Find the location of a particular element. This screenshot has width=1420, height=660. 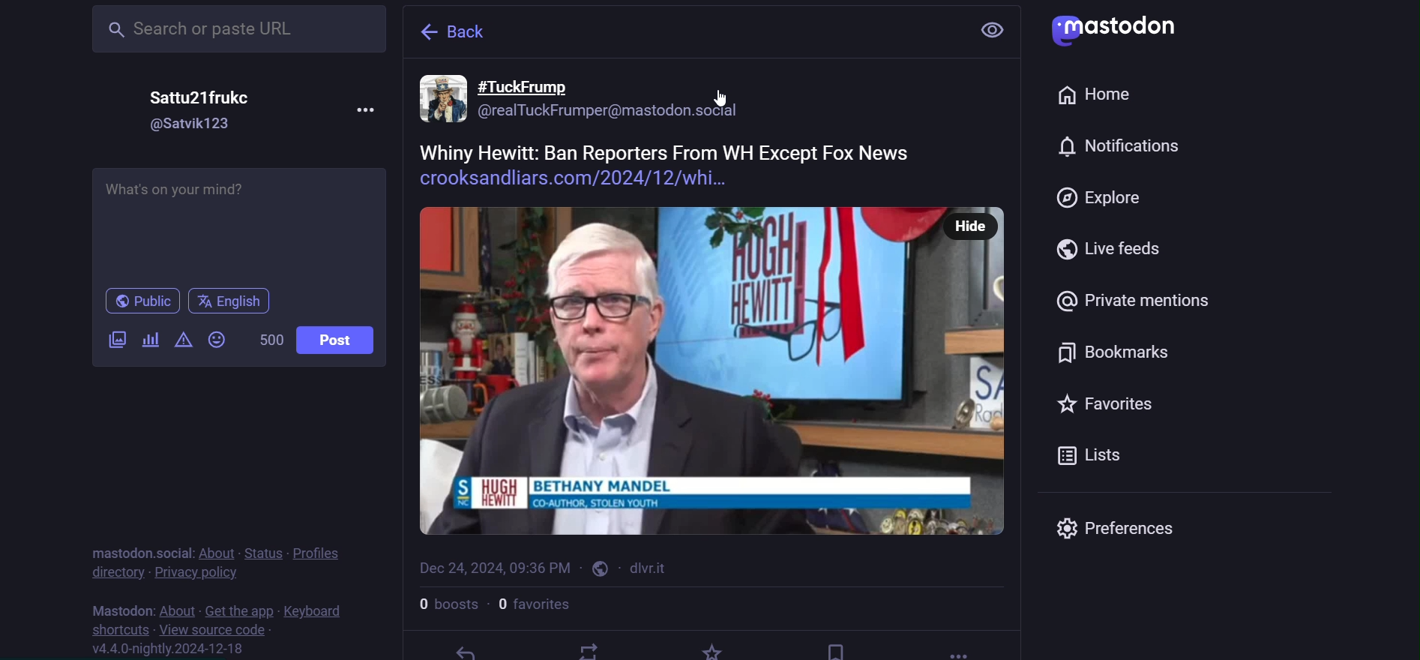

search is located at coordinates (236, 31).